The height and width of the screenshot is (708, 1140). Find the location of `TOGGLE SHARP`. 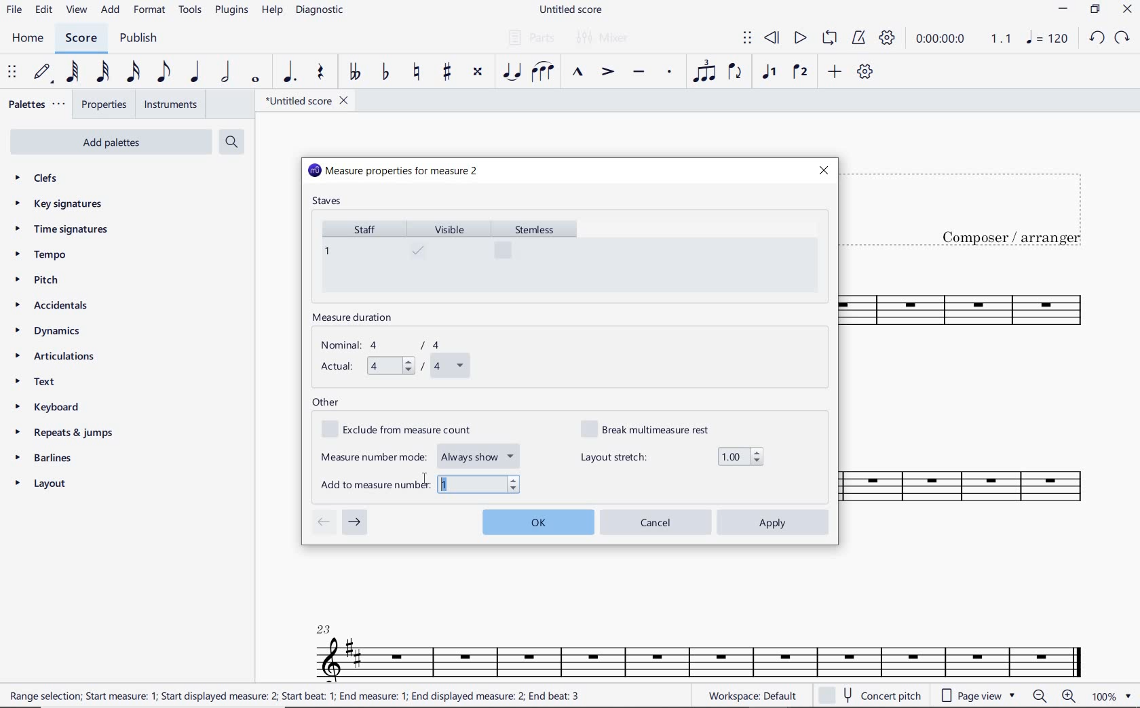

TOGGLE SHARP is located at coordinates (448, 72).